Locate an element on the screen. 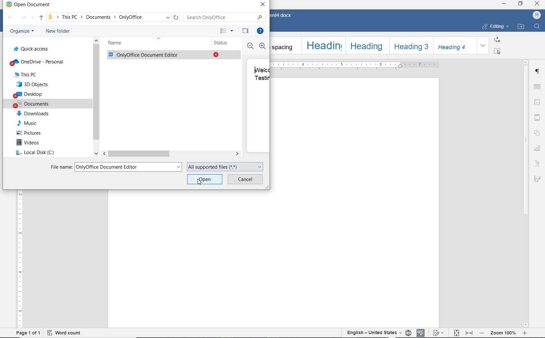  forward is located at coordinates (23, 17).